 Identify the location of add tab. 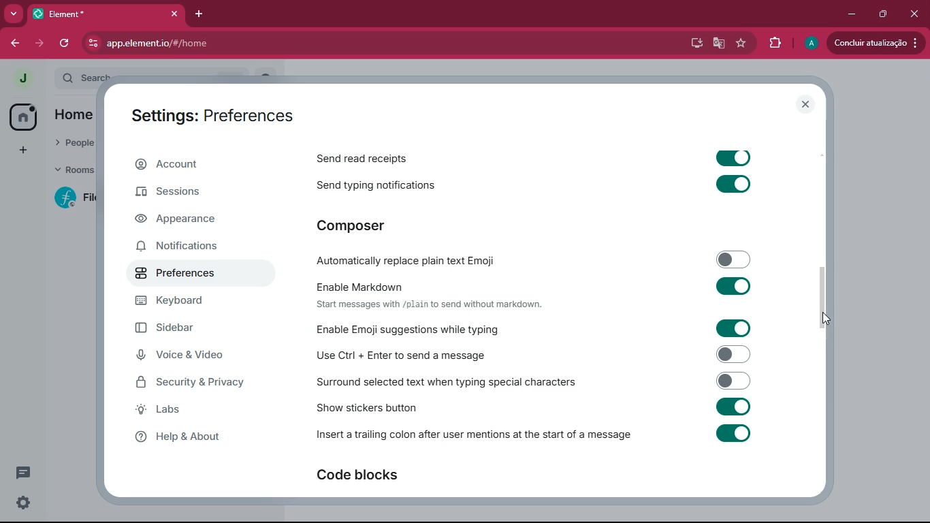
(201, 14).